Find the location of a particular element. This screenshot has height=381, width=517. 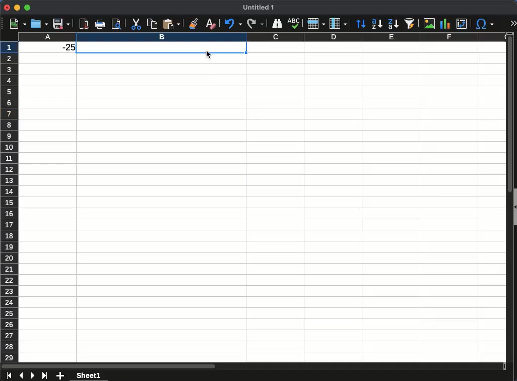

first sheet is located at coordinates (10, 376).